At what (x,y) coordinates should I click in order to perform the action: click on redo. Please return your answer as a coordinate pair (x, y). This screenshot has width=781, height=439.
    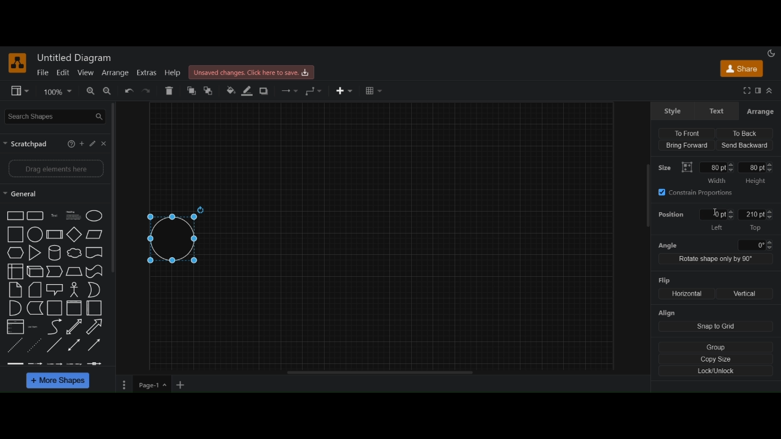
    Looking at the image, I should click on (149, 91).